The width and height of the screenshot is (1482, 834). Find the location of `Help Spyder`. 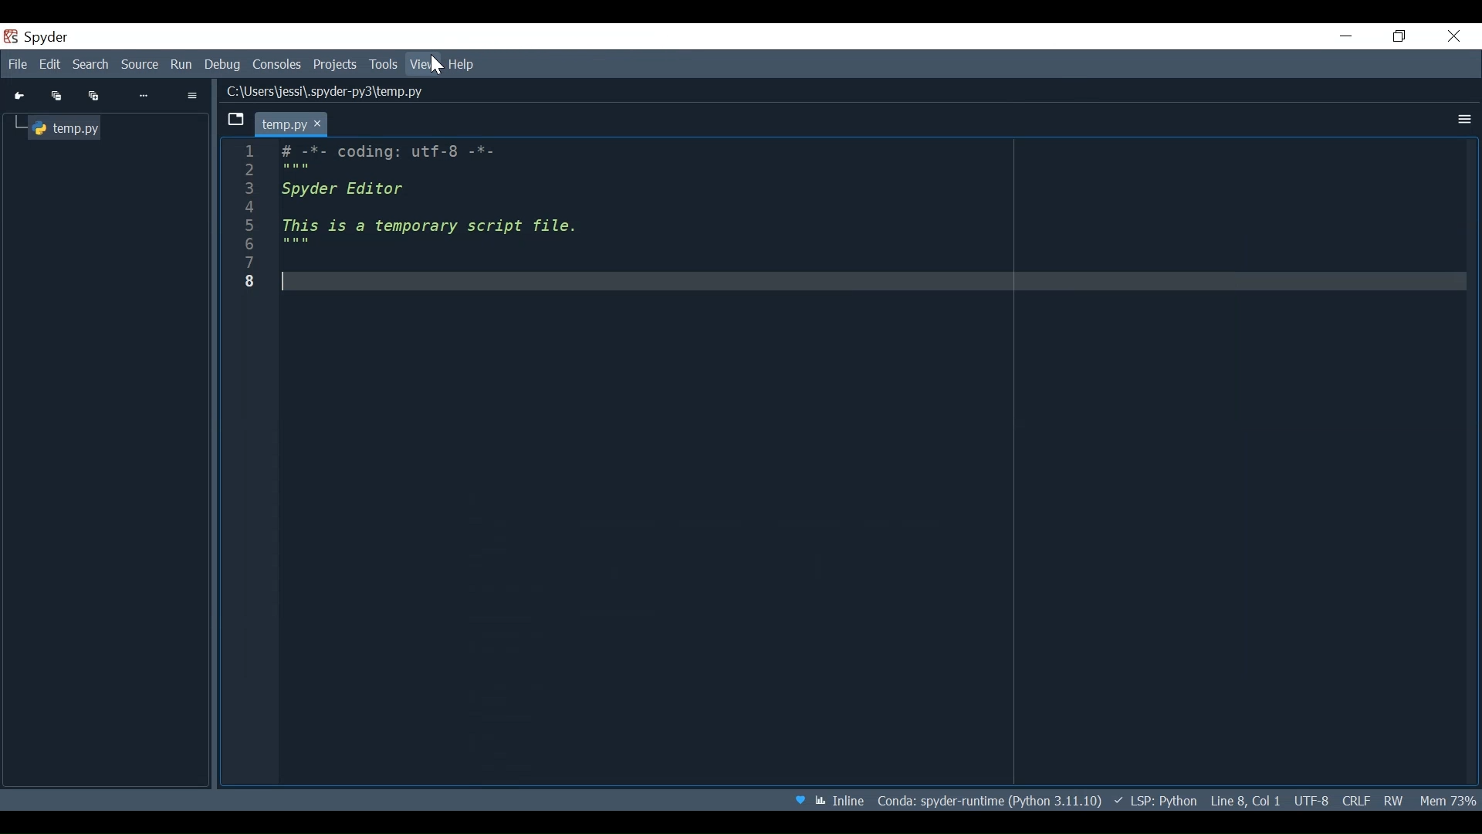

Help Spyder is located at coordinates (798, 799).